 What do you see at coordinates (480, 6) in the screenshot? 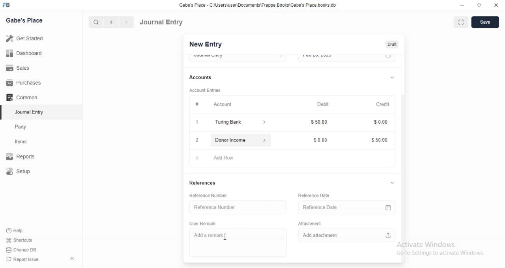
I see `restore down` at bounding box center [480, 6].